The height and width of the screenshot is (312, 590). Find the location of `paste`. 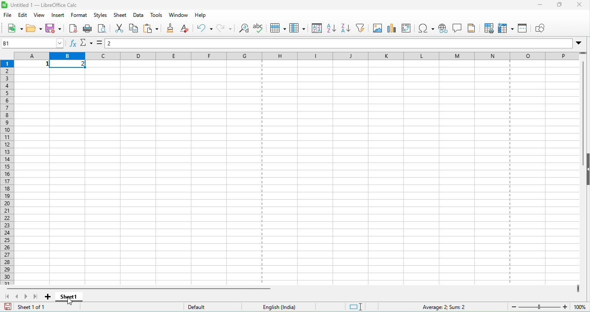

paste is located at coordinates (151, 28).